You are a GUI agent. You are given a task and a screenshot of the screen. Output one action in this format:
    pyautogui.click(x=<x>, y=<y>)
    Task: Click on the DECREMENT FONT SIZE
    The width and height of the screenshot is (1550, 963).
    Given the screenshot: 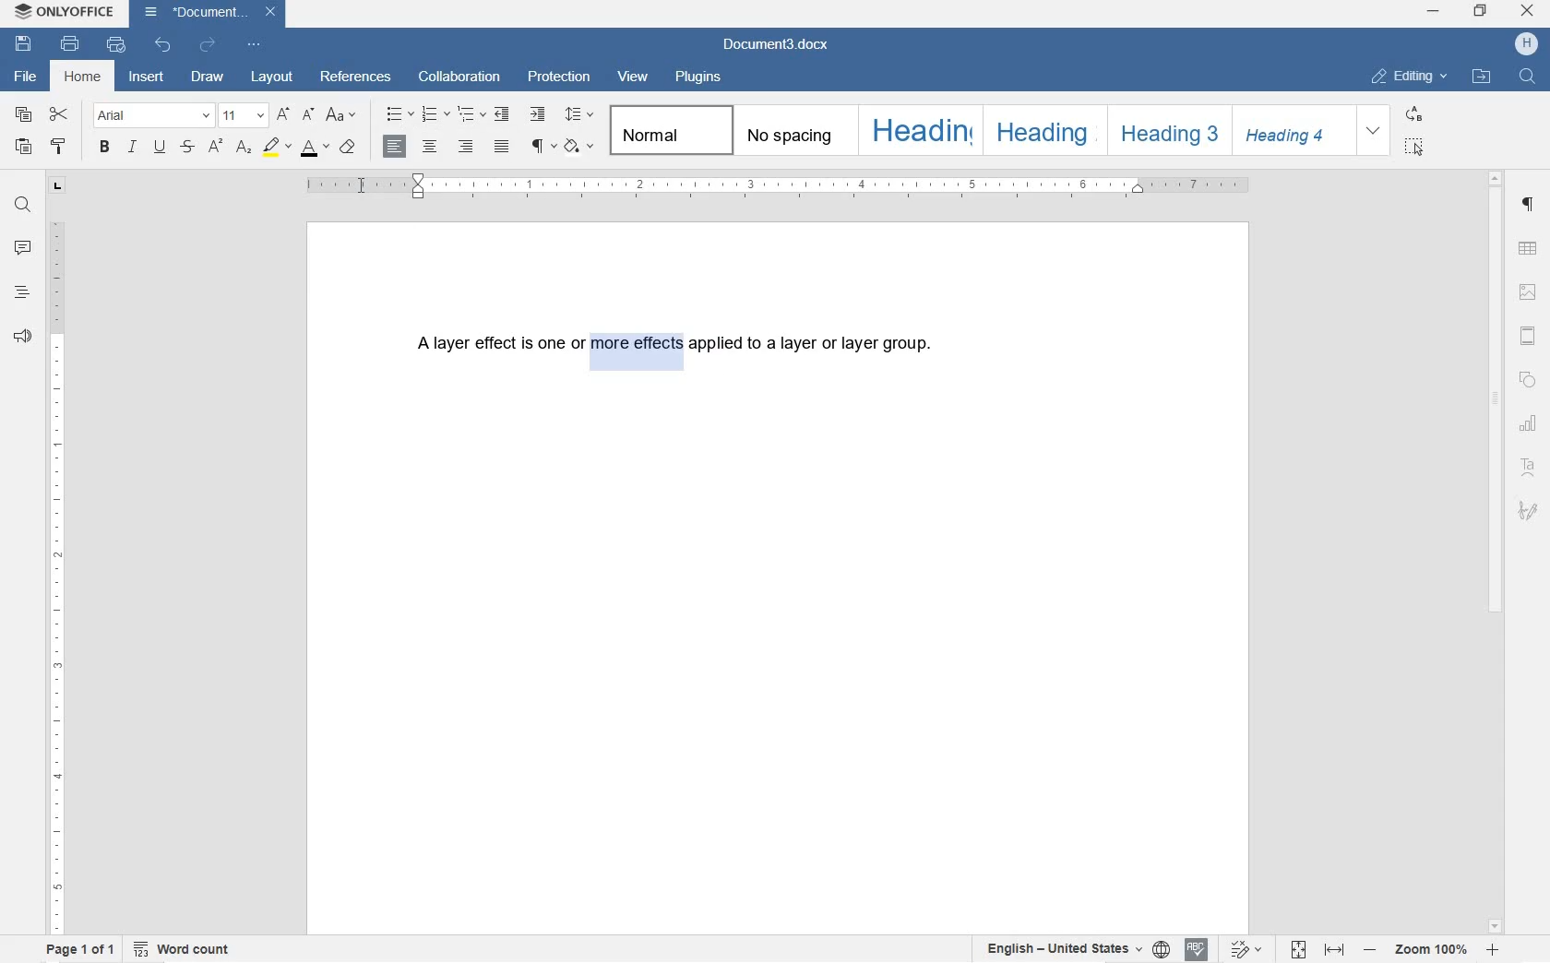 What is the action you would take?
    pyautogui.click(x=283, y=115)
    